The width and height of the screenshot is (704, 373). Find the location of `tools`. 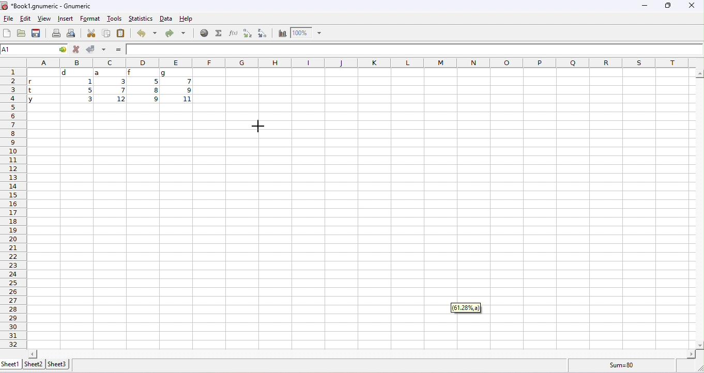

tools is located at coordinates (114, 18).